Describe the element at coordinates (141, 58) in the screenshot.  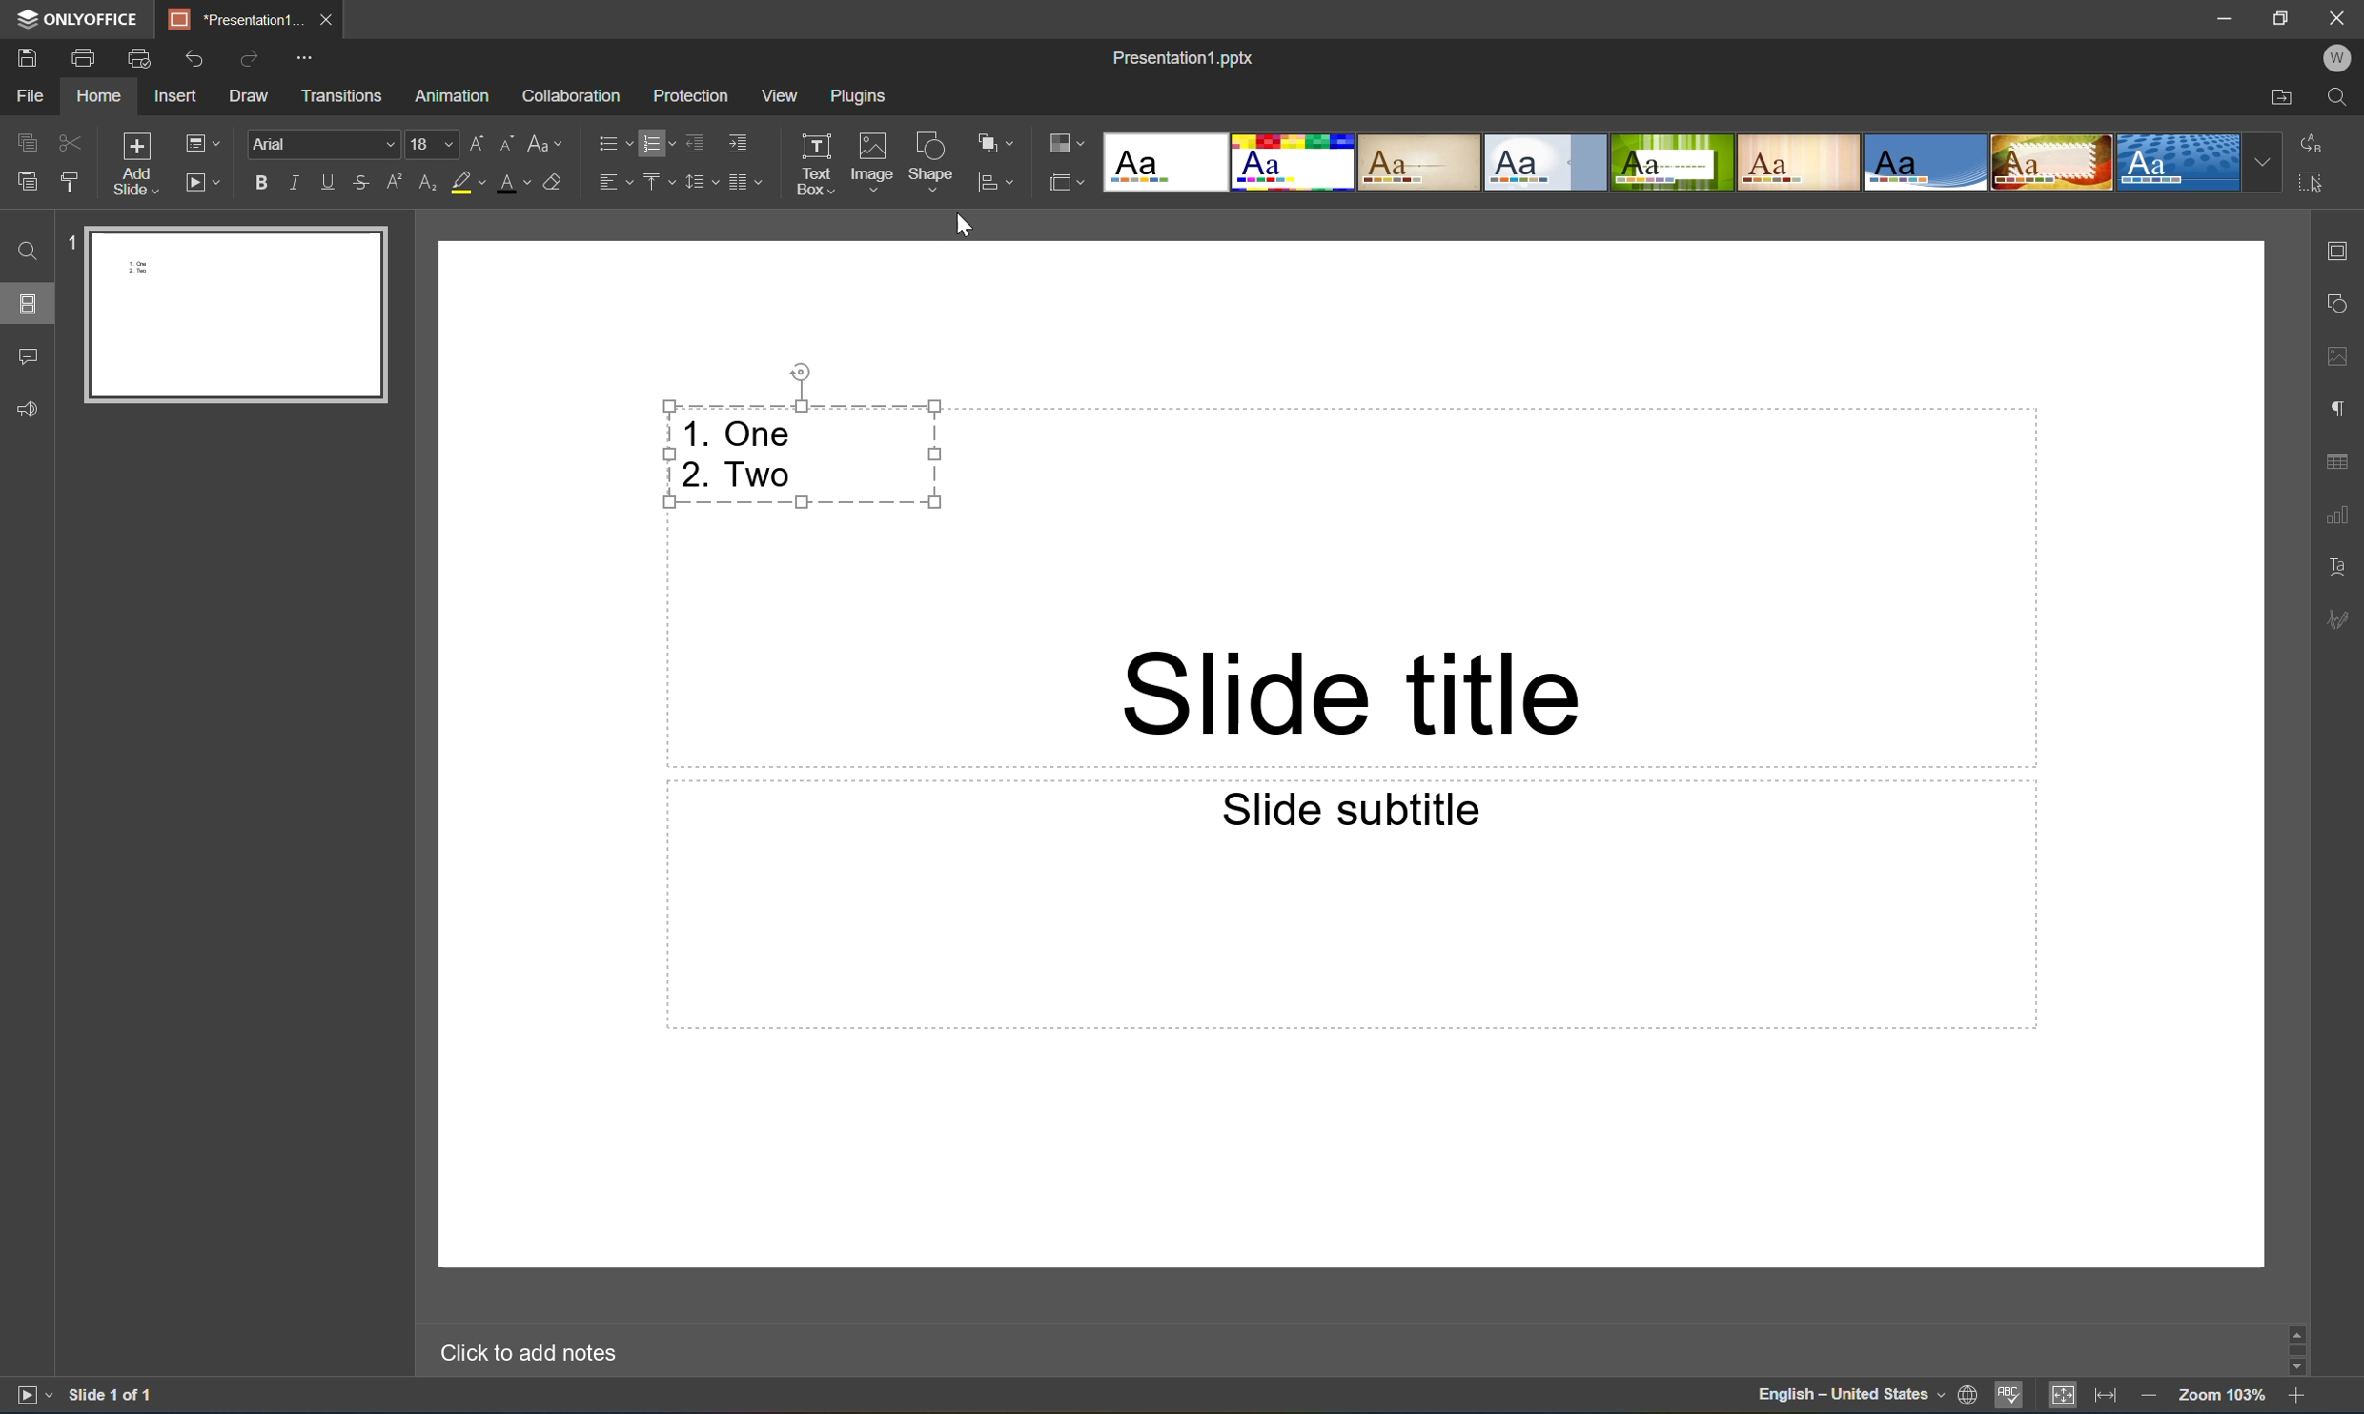
I see `Quick print` at that location.